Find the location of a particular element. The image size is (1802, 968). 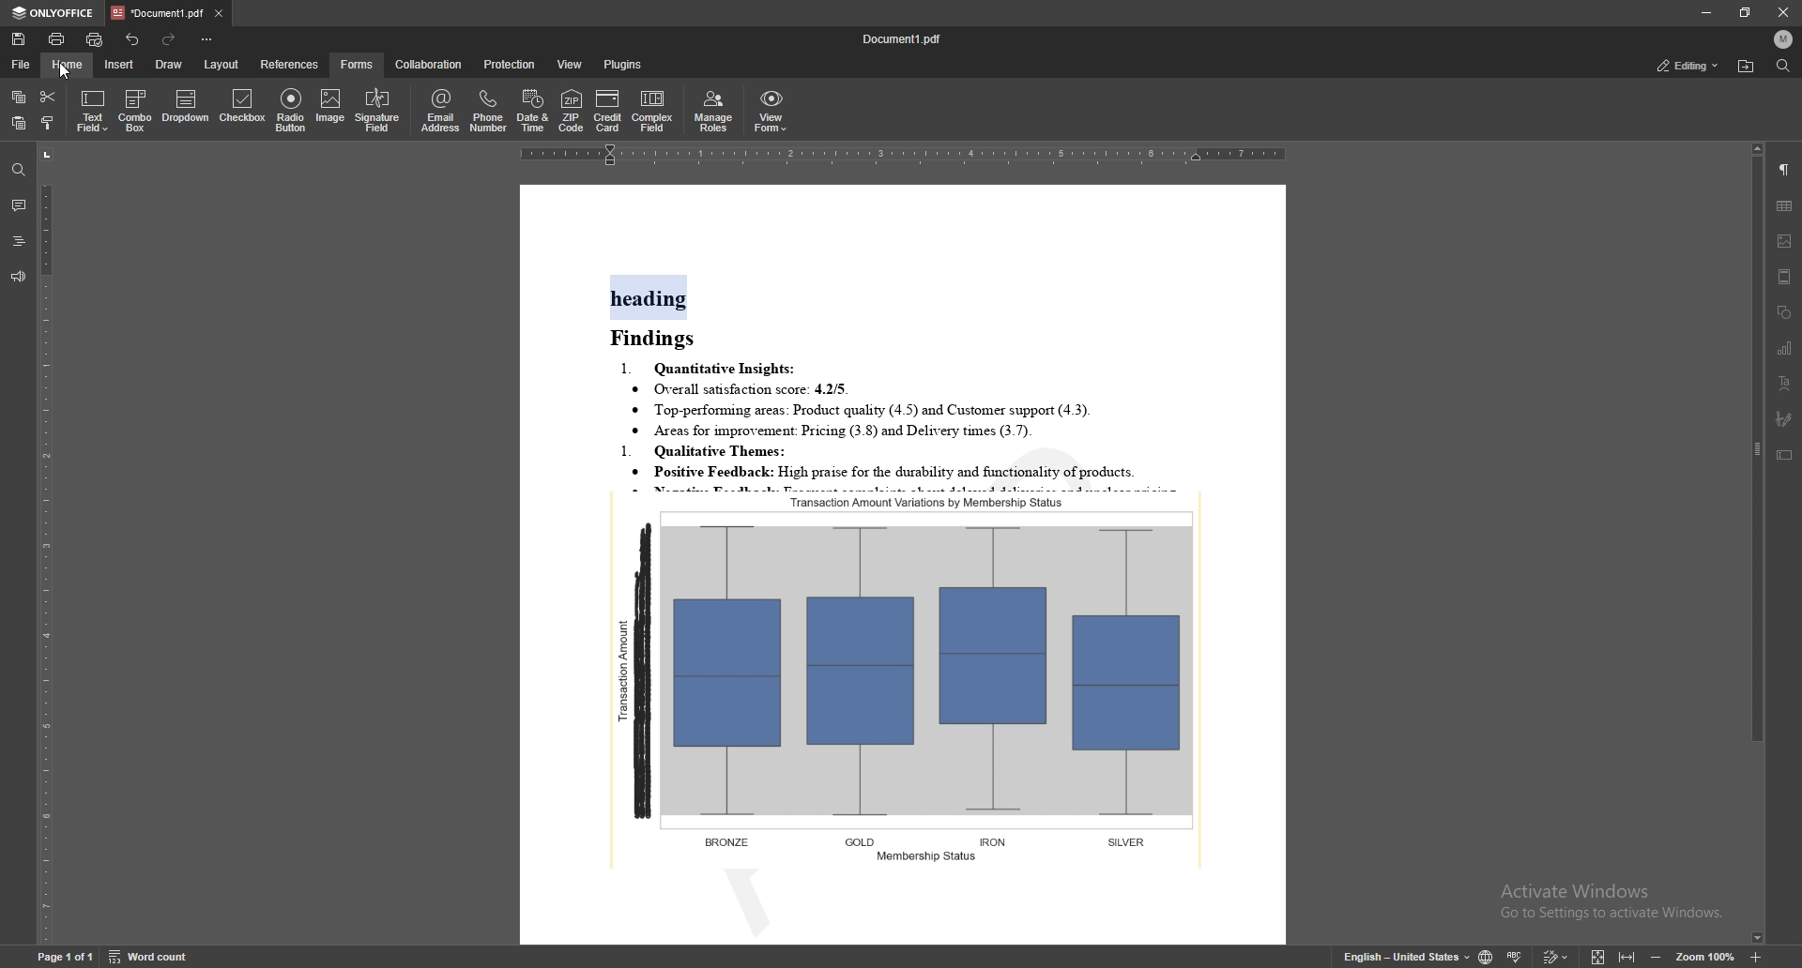

checkbox is located at coordinates (241, 109).